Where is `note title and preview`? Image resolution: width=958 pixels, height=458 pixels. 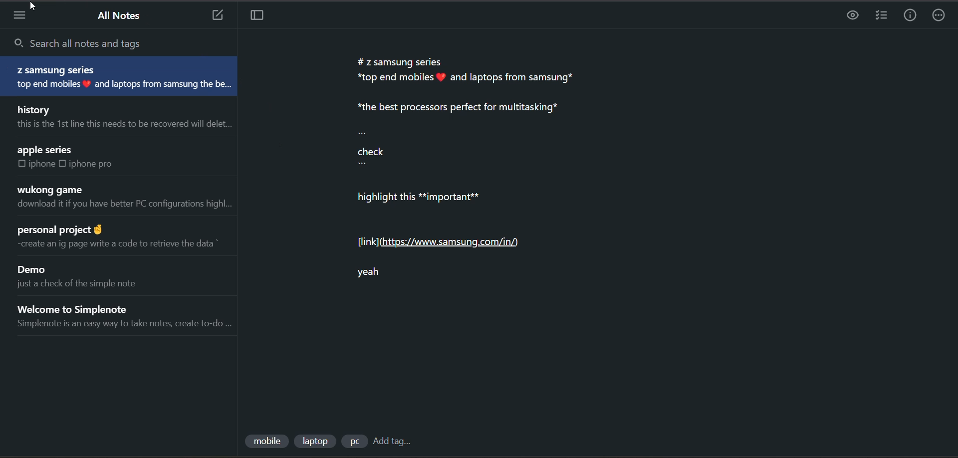 note title and preview is located at coordinates (65, 156).